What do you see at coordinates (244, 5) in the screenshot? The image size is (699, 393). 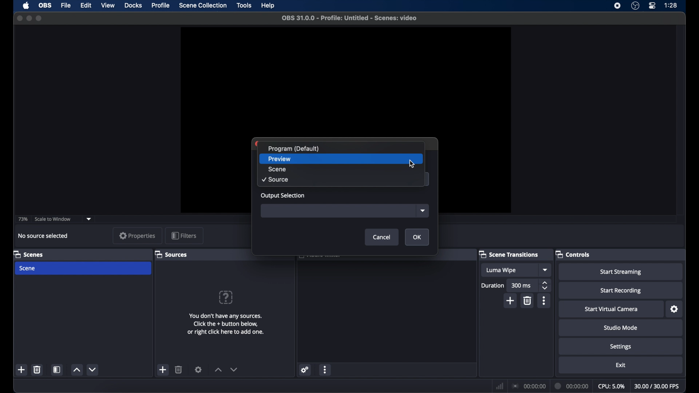 I see `tools` at bounding box center [244, 5].